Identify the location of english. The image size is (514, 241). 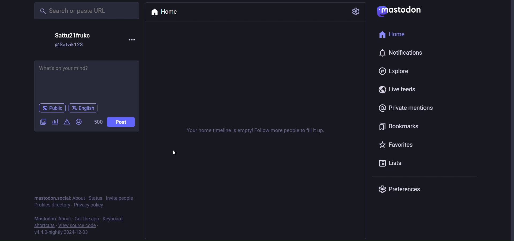
(85, 109).